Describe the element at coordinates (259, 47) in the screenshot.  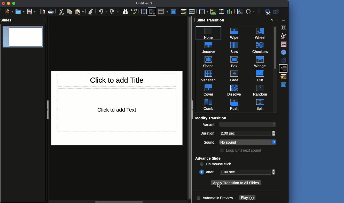
I see `checkers` at that location.